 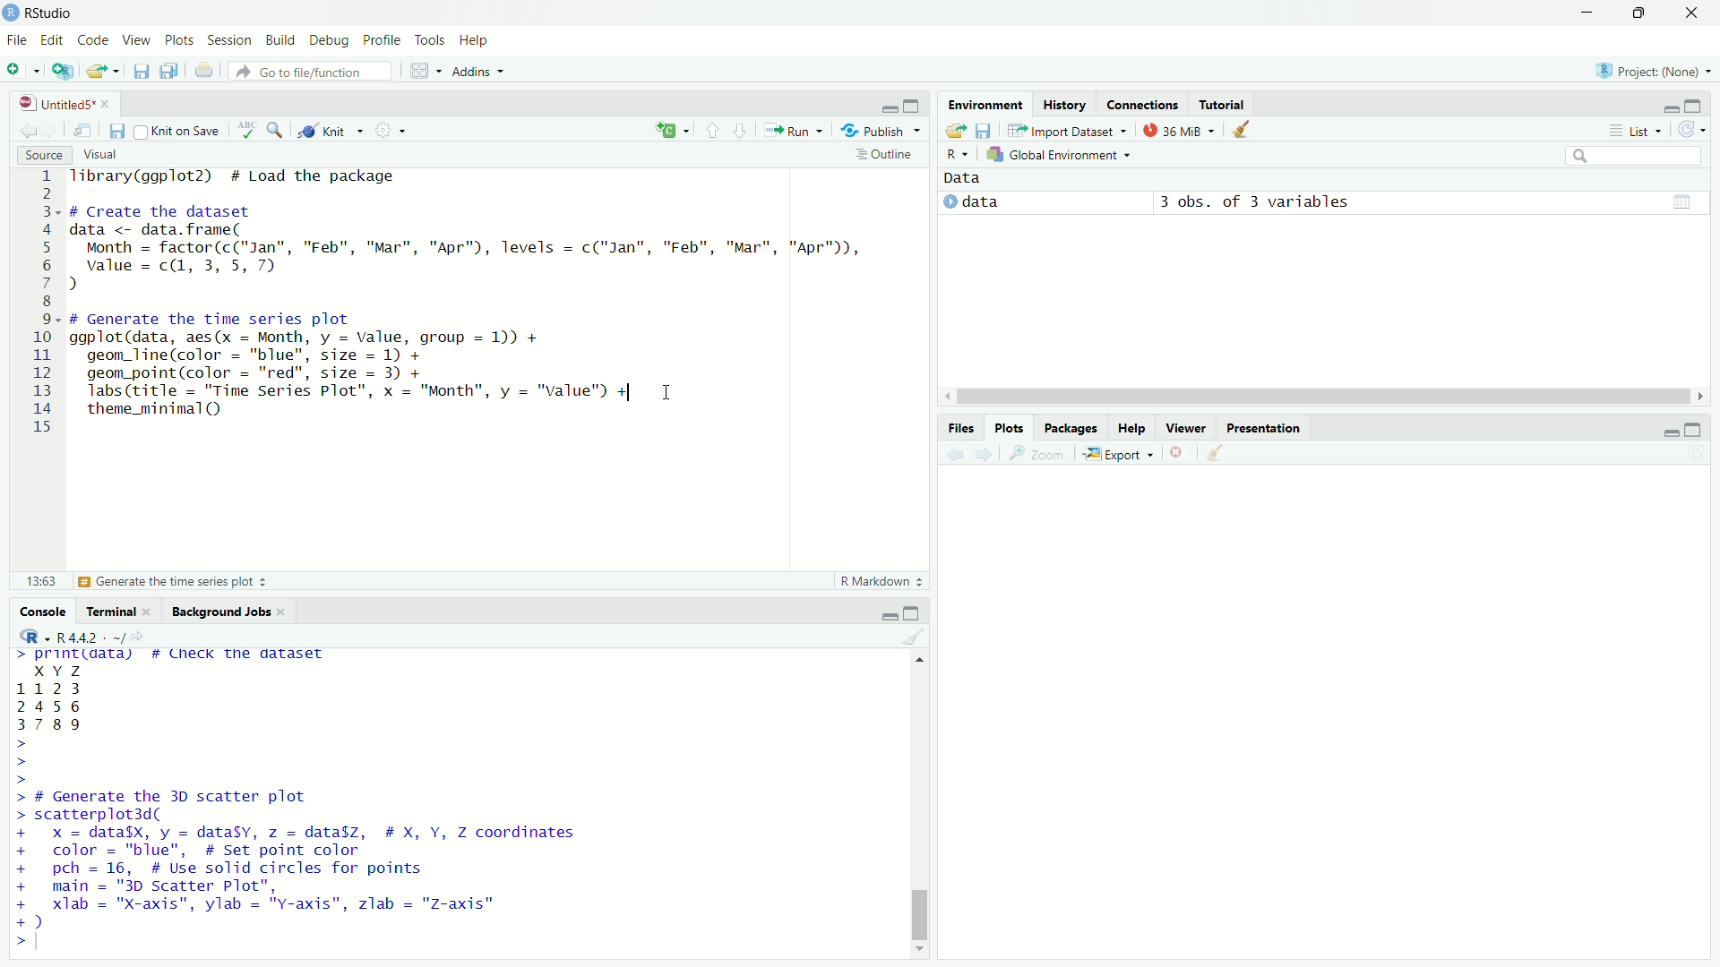 What do you see at coordinates (86, 128) in the screenshot?
I see `show in new window` at bounding box center [86, 128].